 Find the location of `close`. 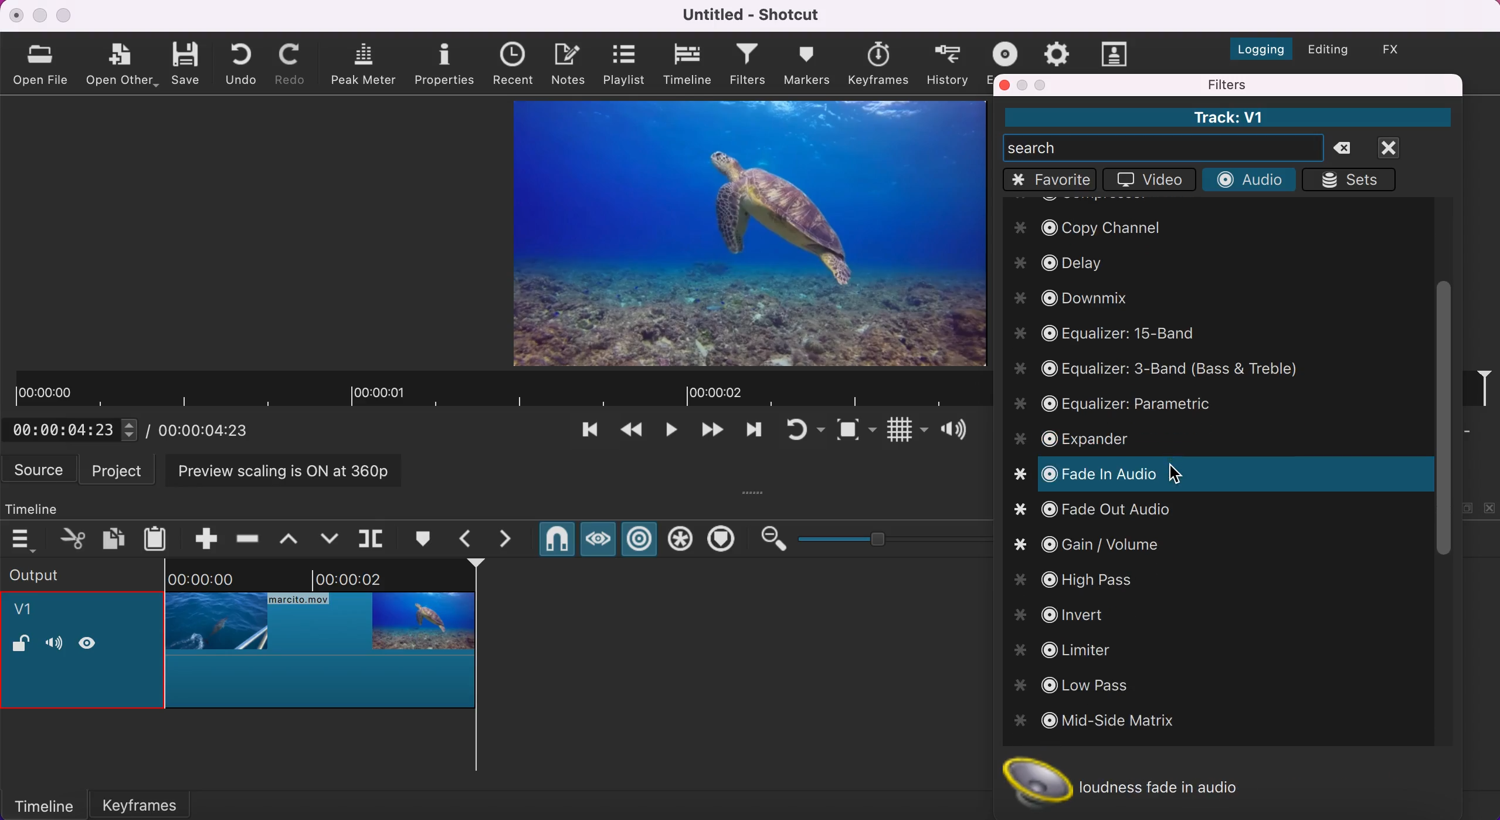

close is located at coordinates (17, 15).